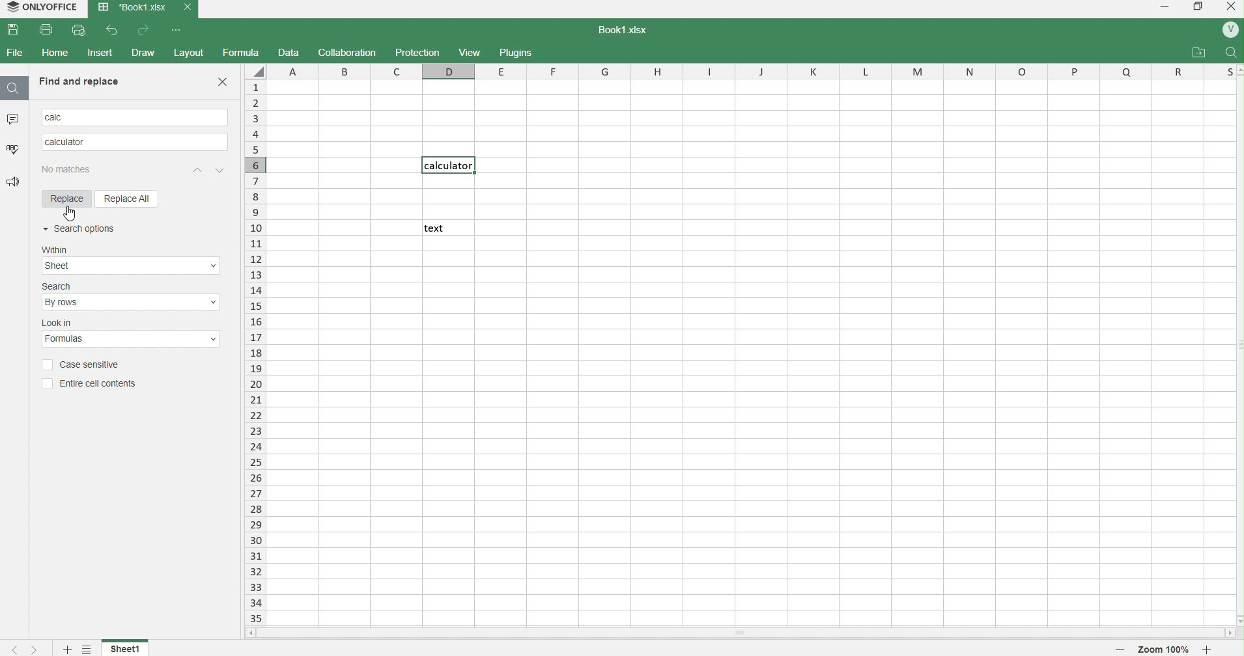 The image size is (1244, 656). Describe the element at coordinates (9, 648) in the screenshot. I see `previous sheet` at that location.